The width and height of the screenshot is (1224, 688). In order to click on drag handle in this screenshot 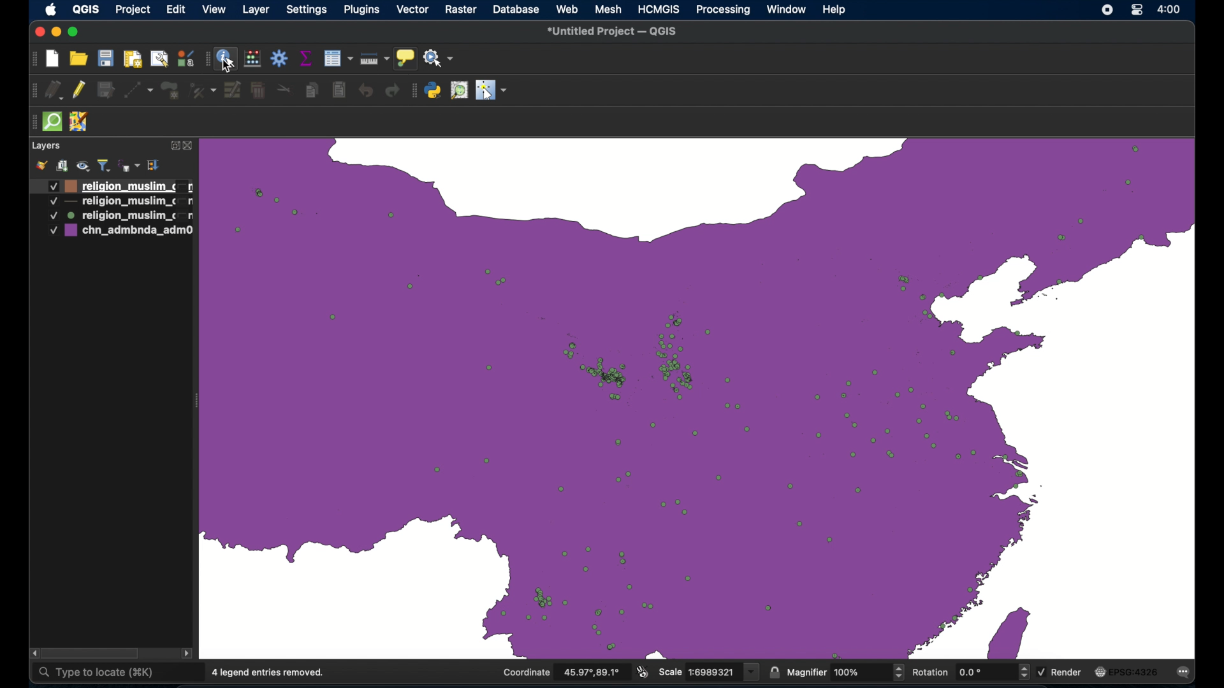, I will do `click(33, 89)`.